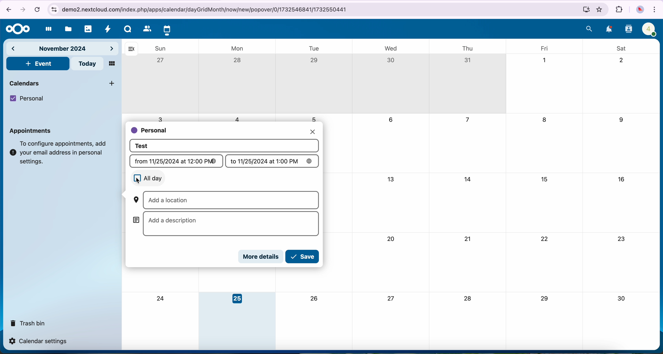 The width and height of the screenshot is (663, 354). Describe the element at coordinates (22, 10) in the screenshot. I see `navigate foward` at that location.